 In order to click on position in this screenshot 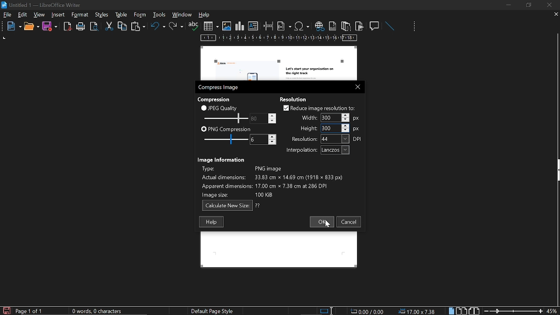, I will do `click(418, 311)`.